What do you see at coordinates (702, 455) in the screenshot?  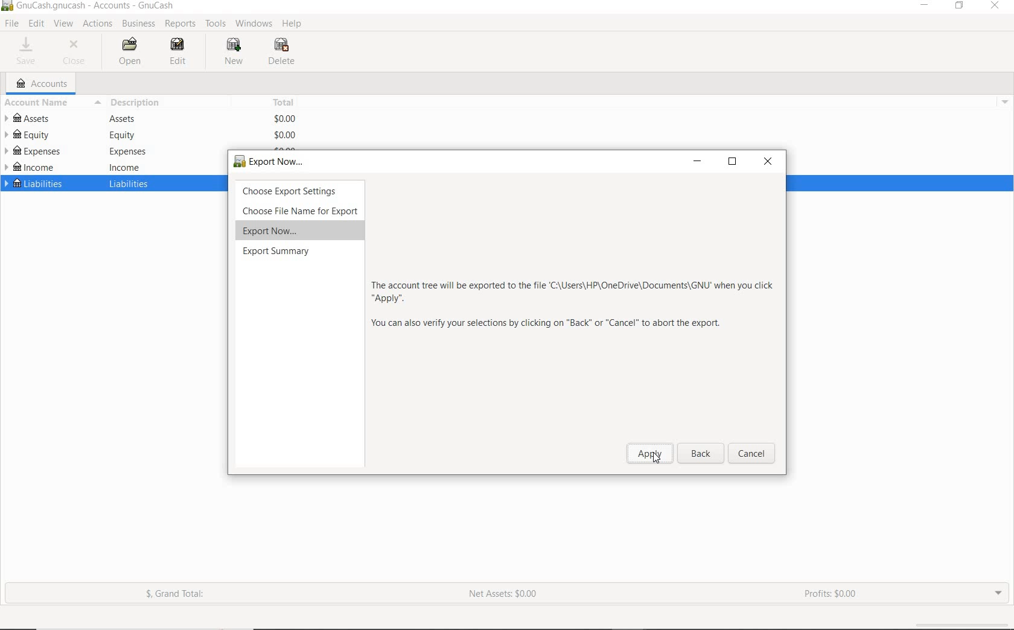 I see `back` at bounding box center [702, 455].